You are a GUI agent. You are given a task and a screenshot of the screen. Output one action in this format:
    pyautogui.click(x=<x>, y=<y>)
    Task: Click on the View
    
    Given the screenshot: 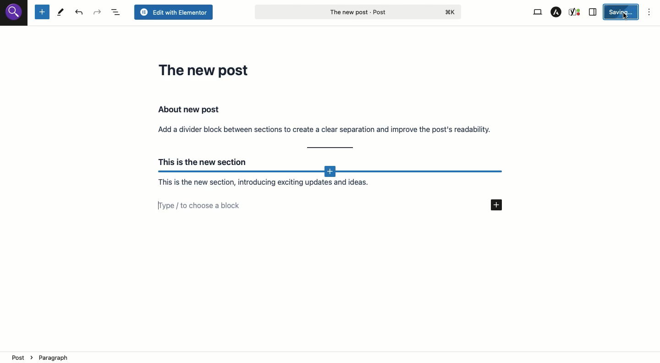 What is the action you would take?
    pyautogui.click(x=538, y=12)
    